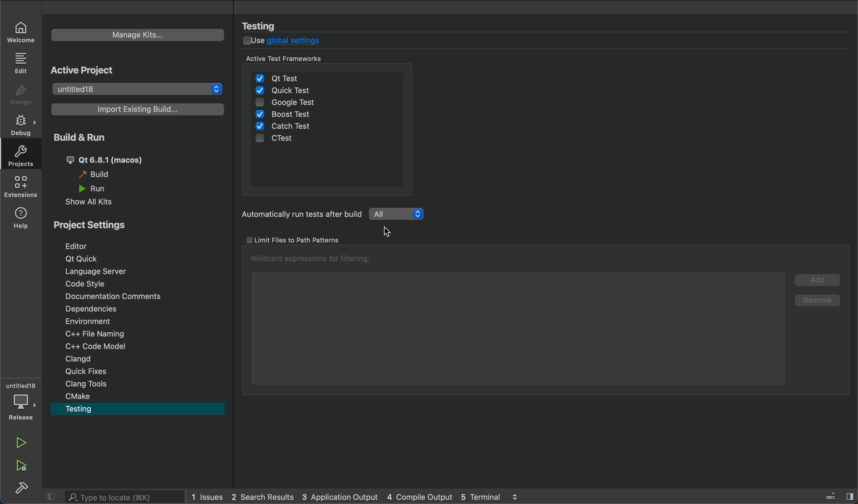 The image size is (858, 504). Describe the element at coordinates (92, 345) in the screenshot. I see `c++ code model` at that location.